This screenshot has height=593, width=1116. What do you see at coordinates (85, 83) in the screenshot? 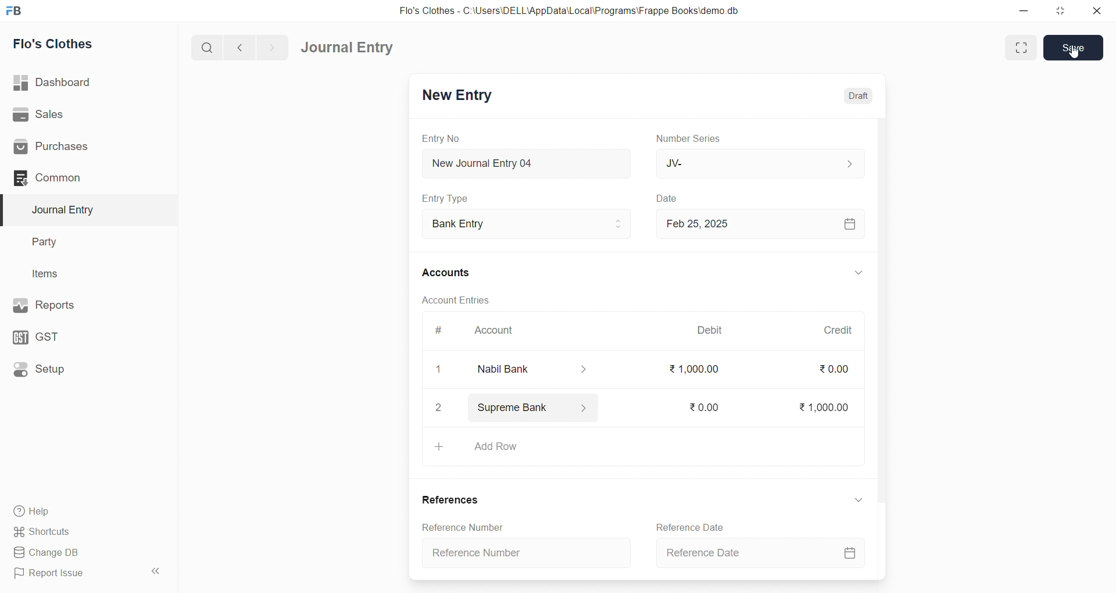
I see `Dashboard` at bounding box center [85, 83].